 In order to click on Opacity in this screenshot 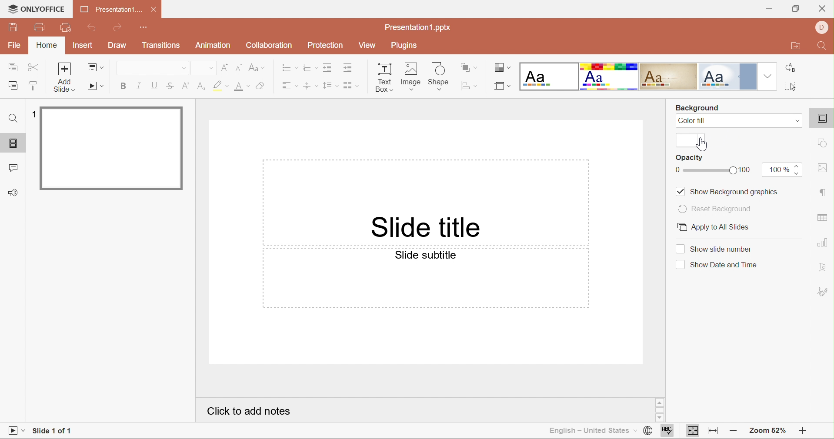, I will do `click(691, 158)`.